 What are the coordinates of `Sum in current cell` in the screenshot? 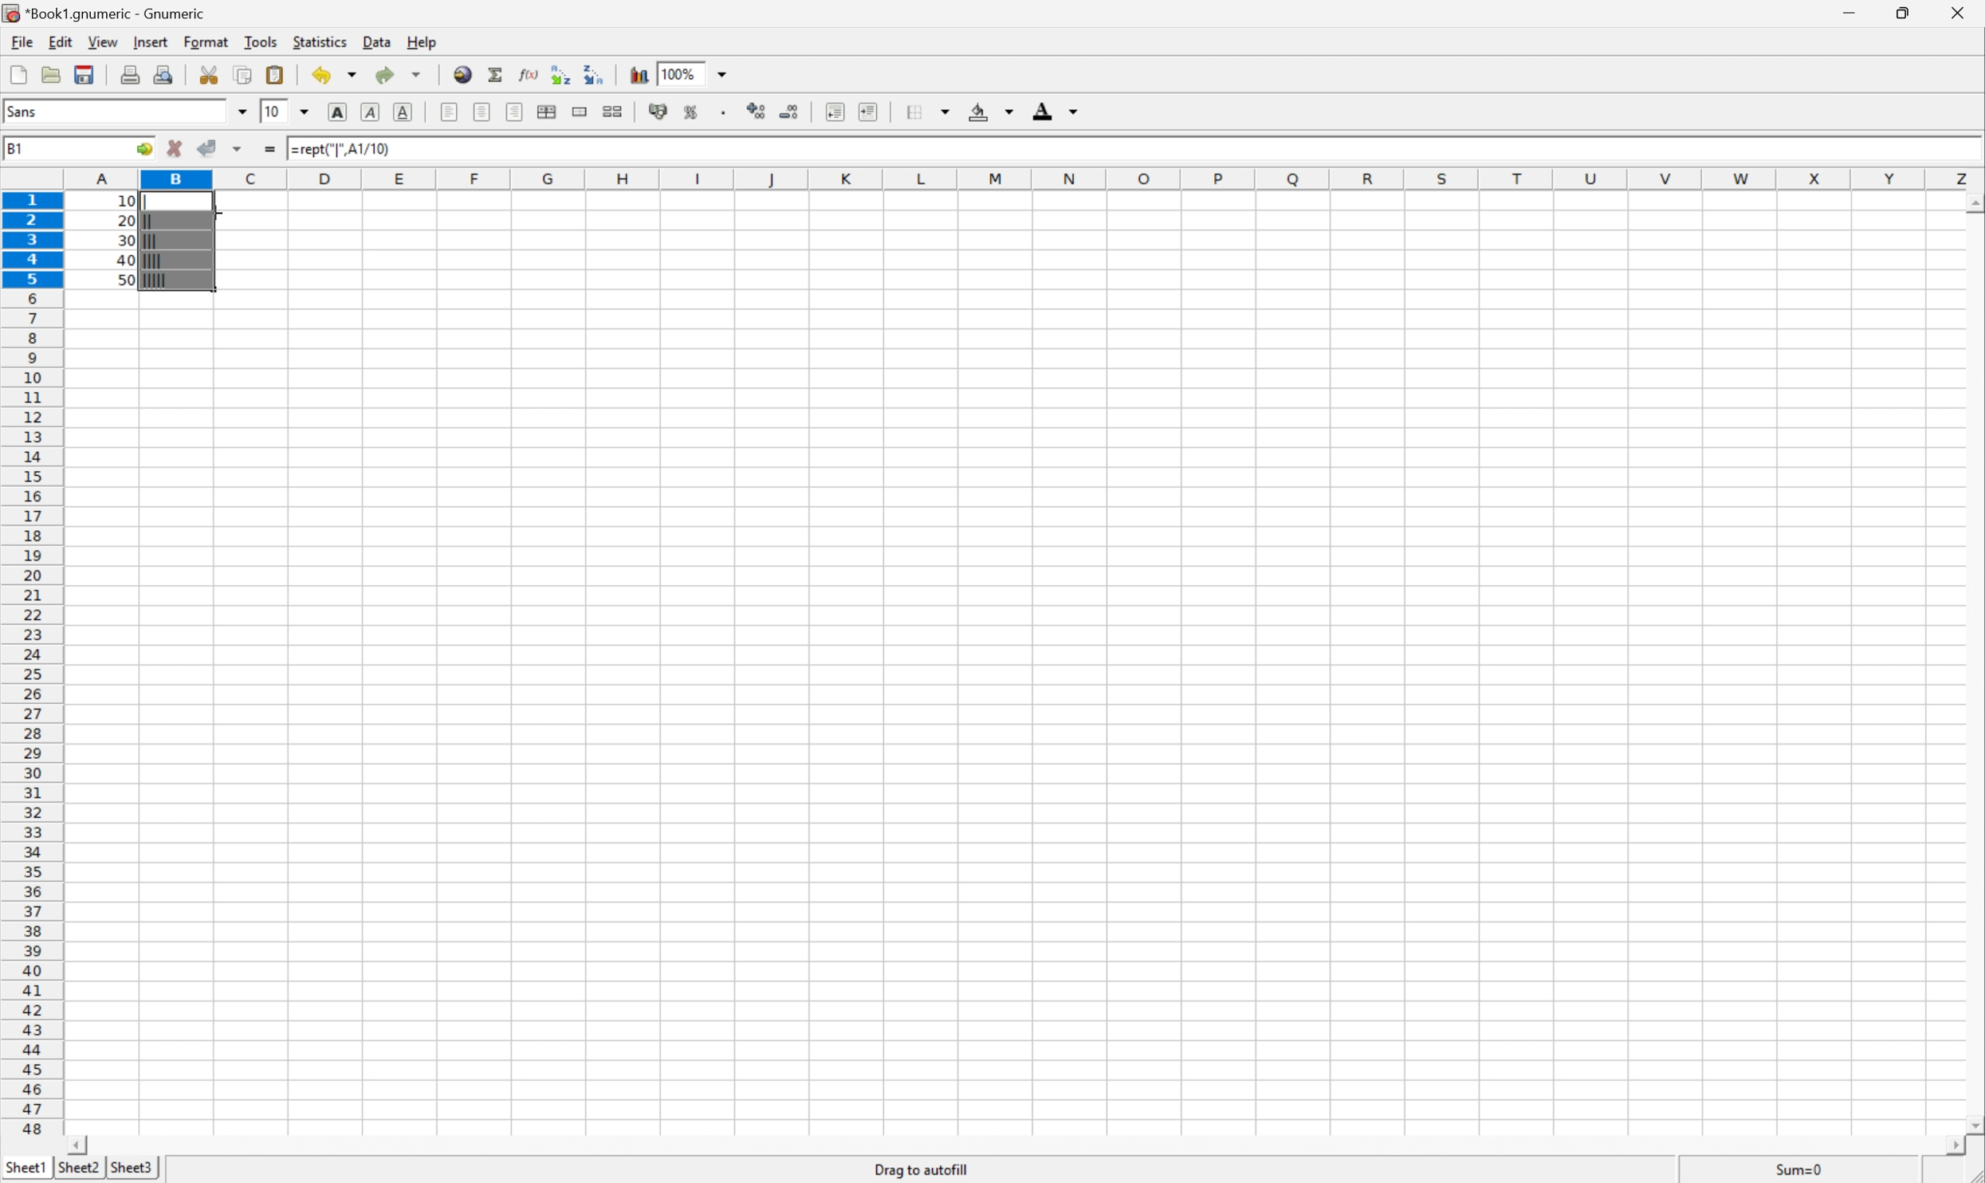 It's located at (497, 73).